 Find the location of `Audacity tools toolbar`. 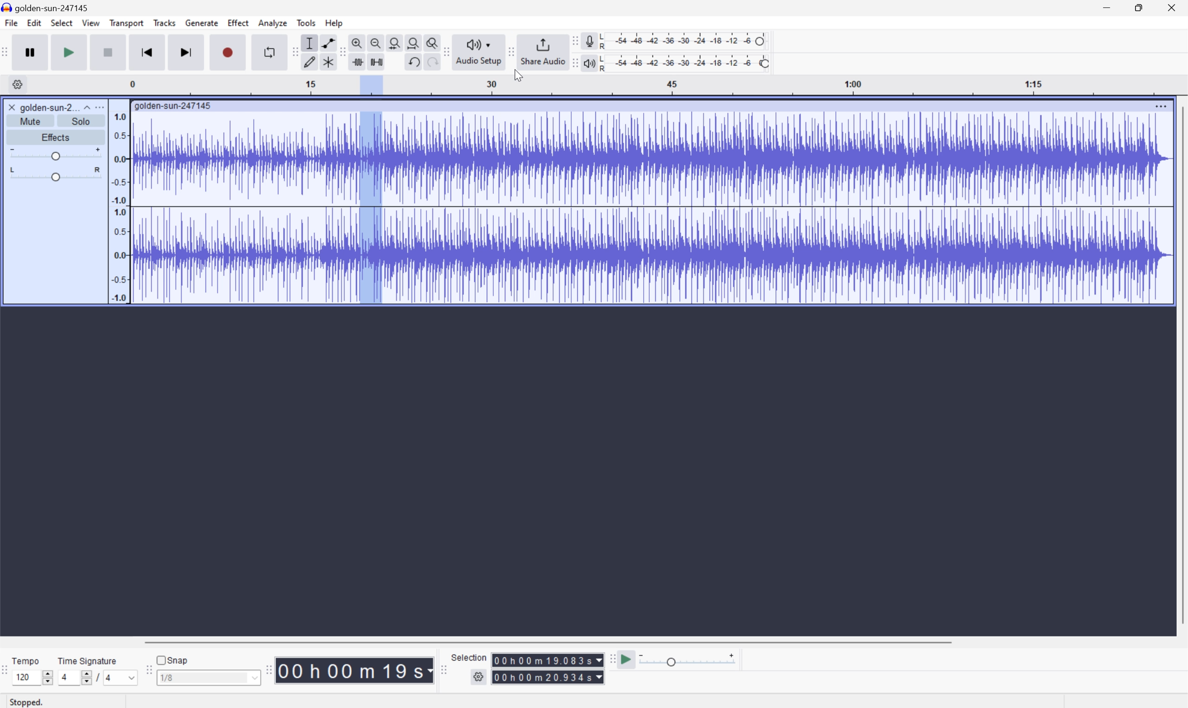

Audacity tools toolbar is located at coordinates (339, 52).